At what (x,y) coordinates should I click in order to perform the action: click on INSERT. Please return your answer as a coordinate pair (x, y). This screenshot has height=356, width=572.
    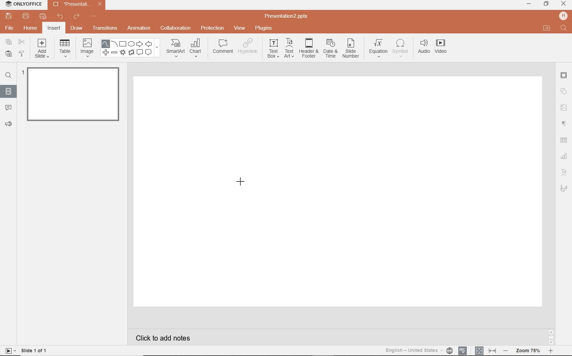
    Looking at the image, I should click on (54, 28).